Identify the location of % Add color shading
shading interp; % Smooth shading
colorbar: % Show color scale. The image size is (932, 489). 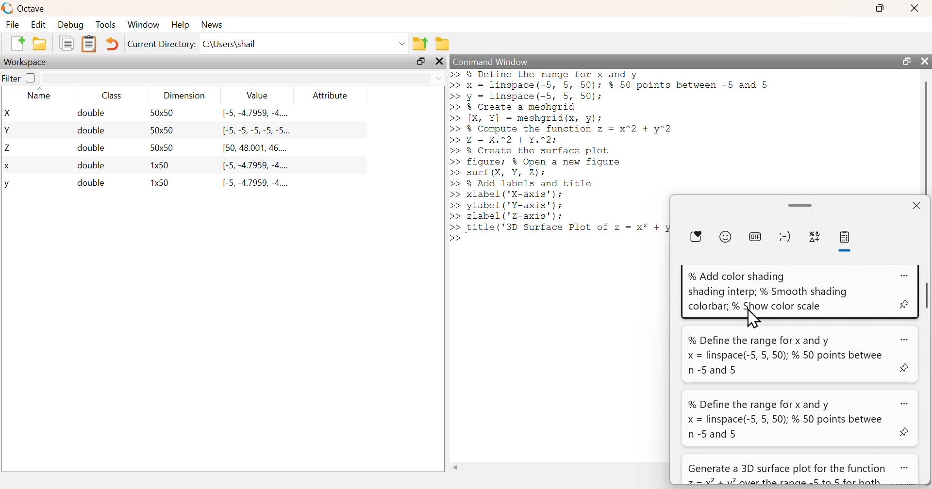
(767, 291).